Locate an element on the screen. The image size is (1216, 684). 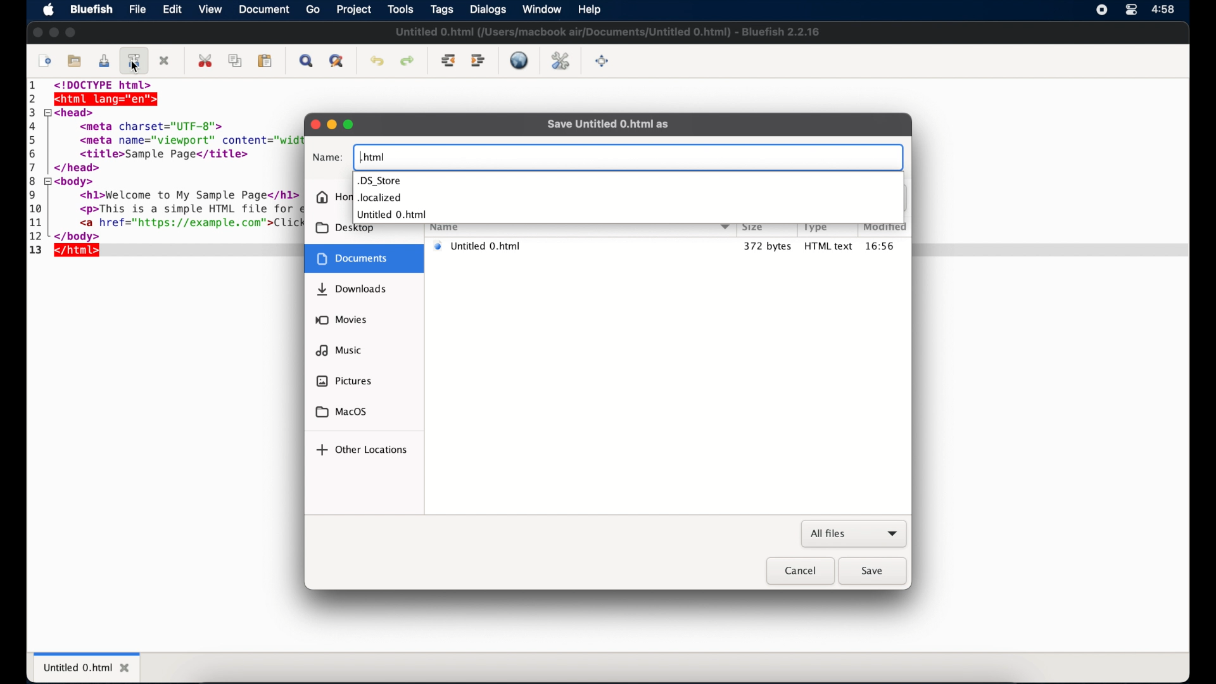
window is located at coordinates (542, 9).